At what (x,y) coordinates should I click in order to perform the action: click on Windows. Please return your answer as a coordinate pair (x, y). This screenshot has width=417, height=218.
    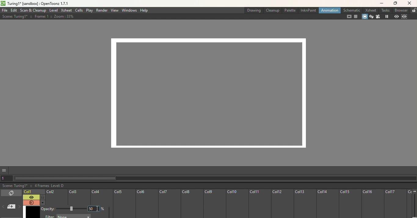
    Looking at the image, I should click on (129, 11).